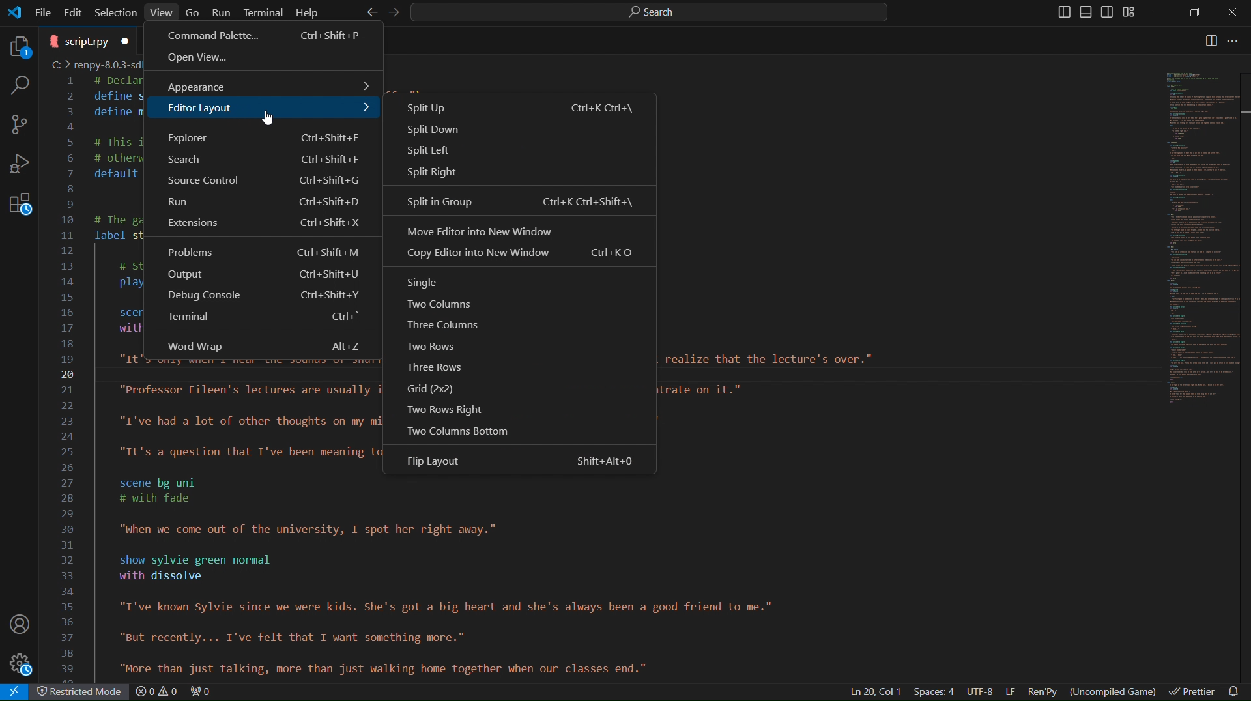  Describe the element at coordinates (261, 204) in the screenshot. I see `Run   ctrl+shift+D` at that location.